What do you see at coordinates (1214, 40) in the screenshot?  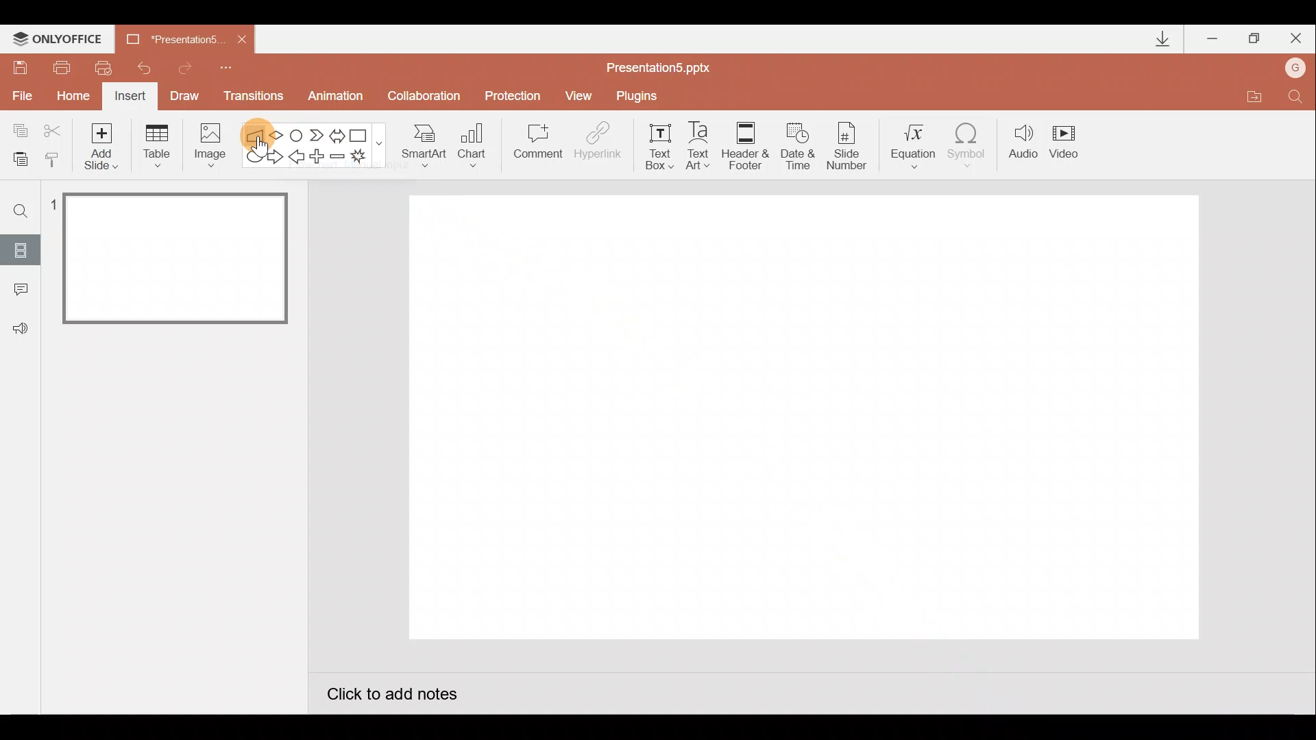 I see `Minimize` at bounding box center [1214, 40].